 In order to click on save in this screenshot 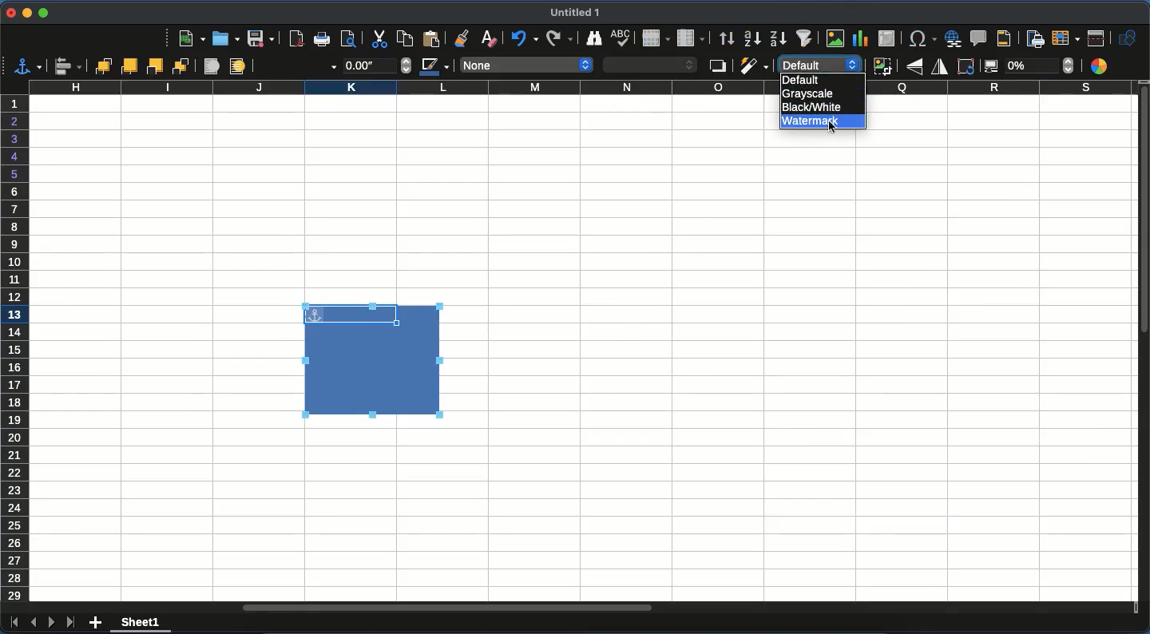, I will do `click(261, 39)`.